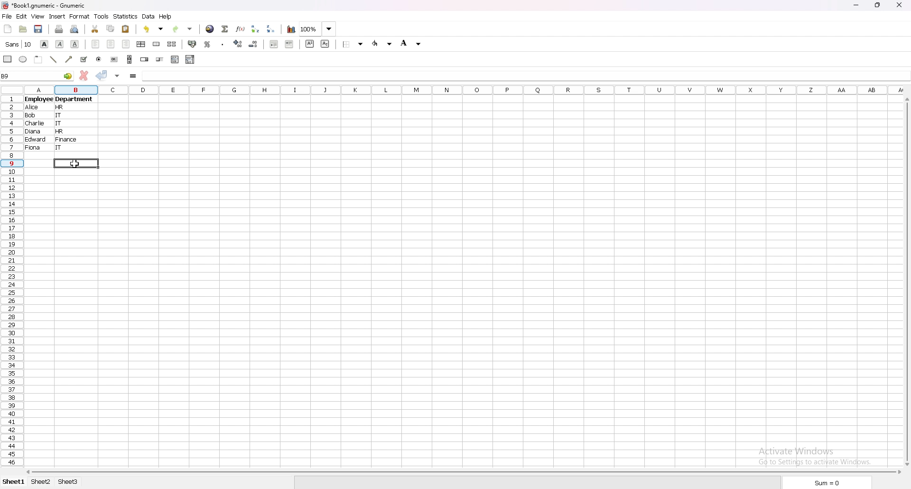 The image size is (911, 489). Describe the element at coordinates (96, 44) in the screenshot. I see `left align` at that location.